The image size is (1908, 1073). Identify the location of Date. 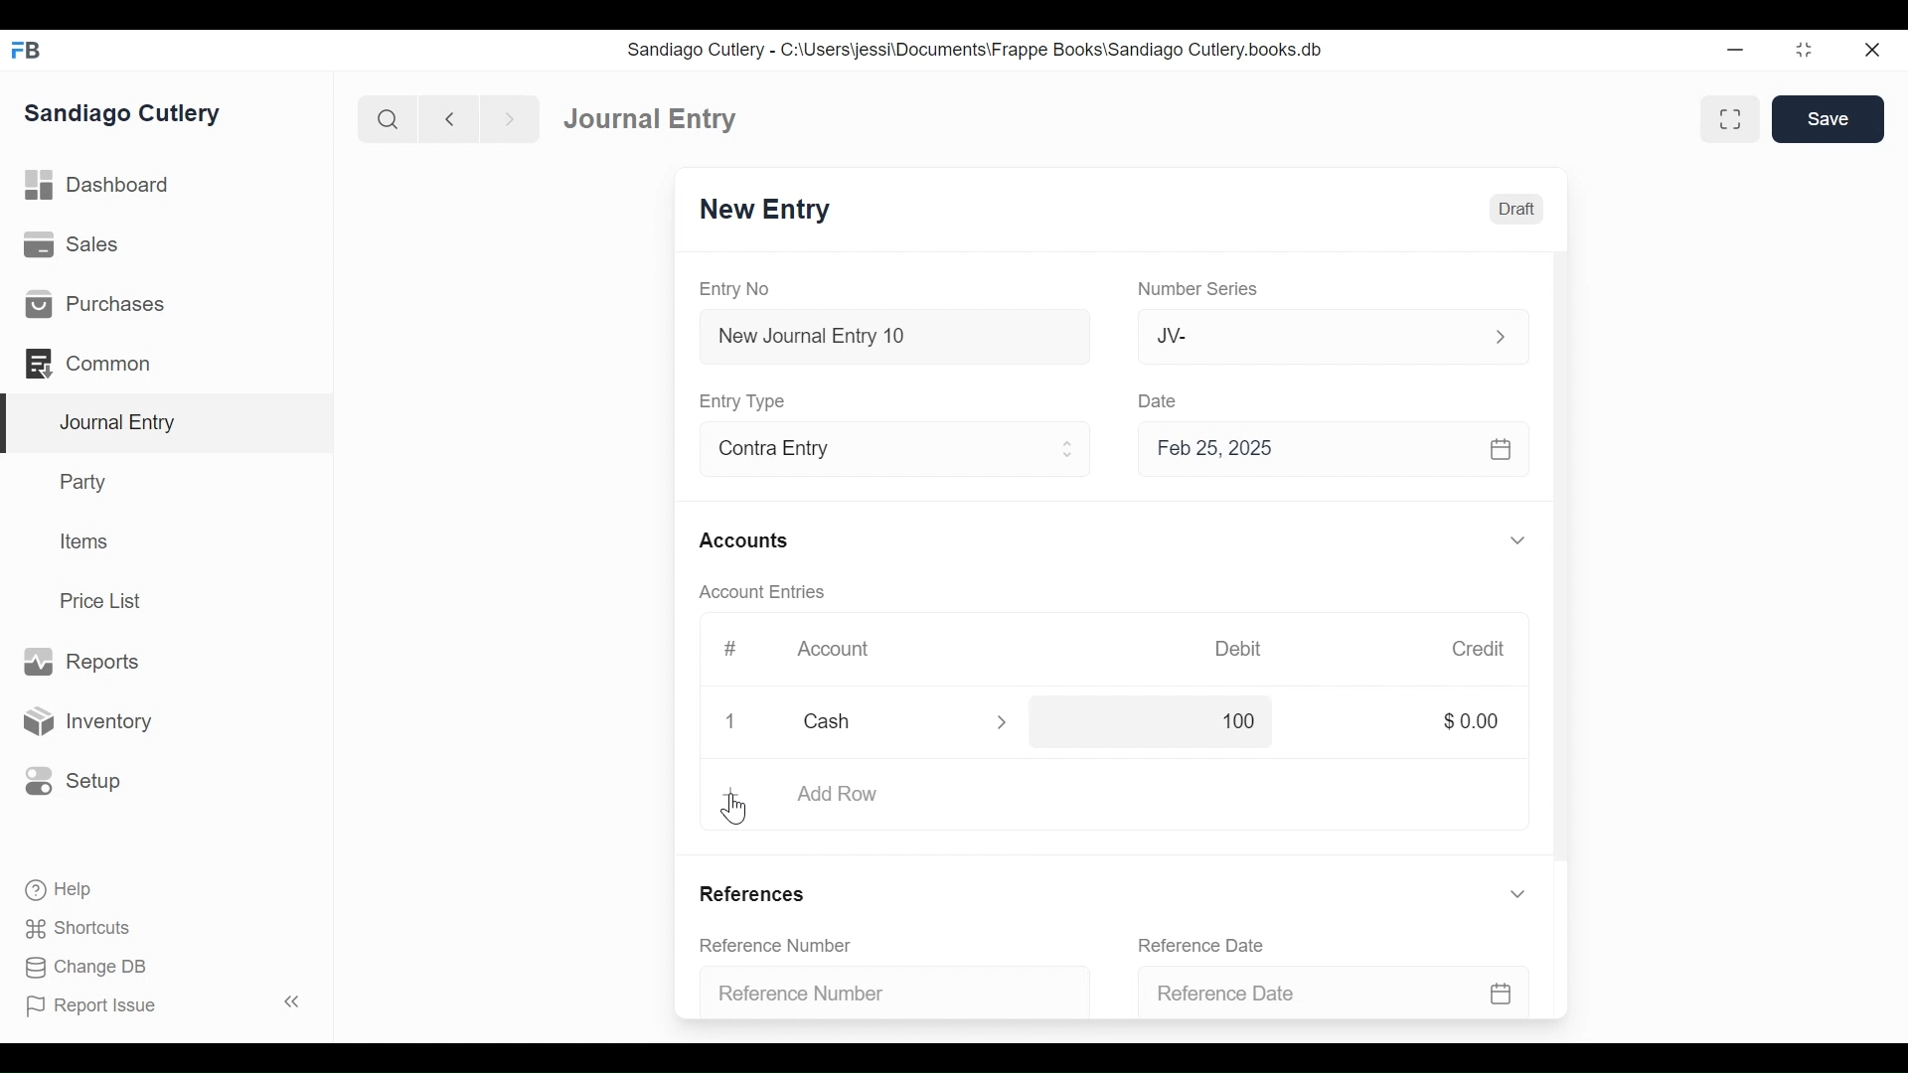
(1161, 400).